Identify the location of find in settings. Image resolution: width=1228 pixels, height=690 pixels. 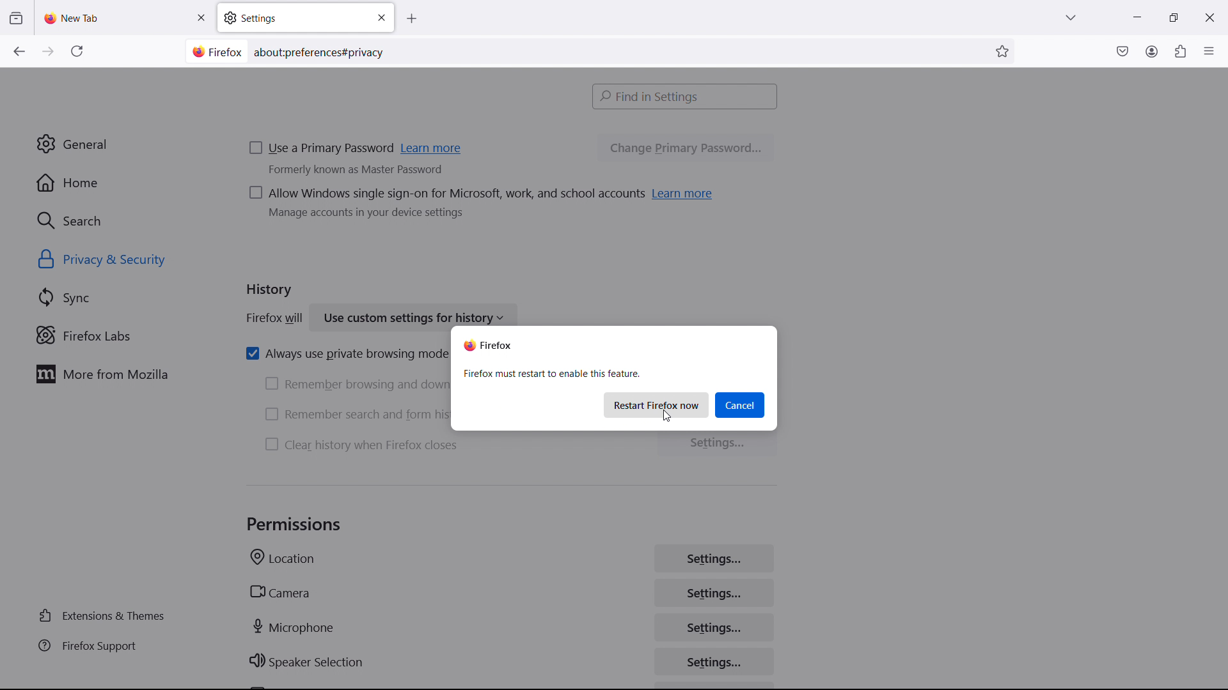
(686, 96).